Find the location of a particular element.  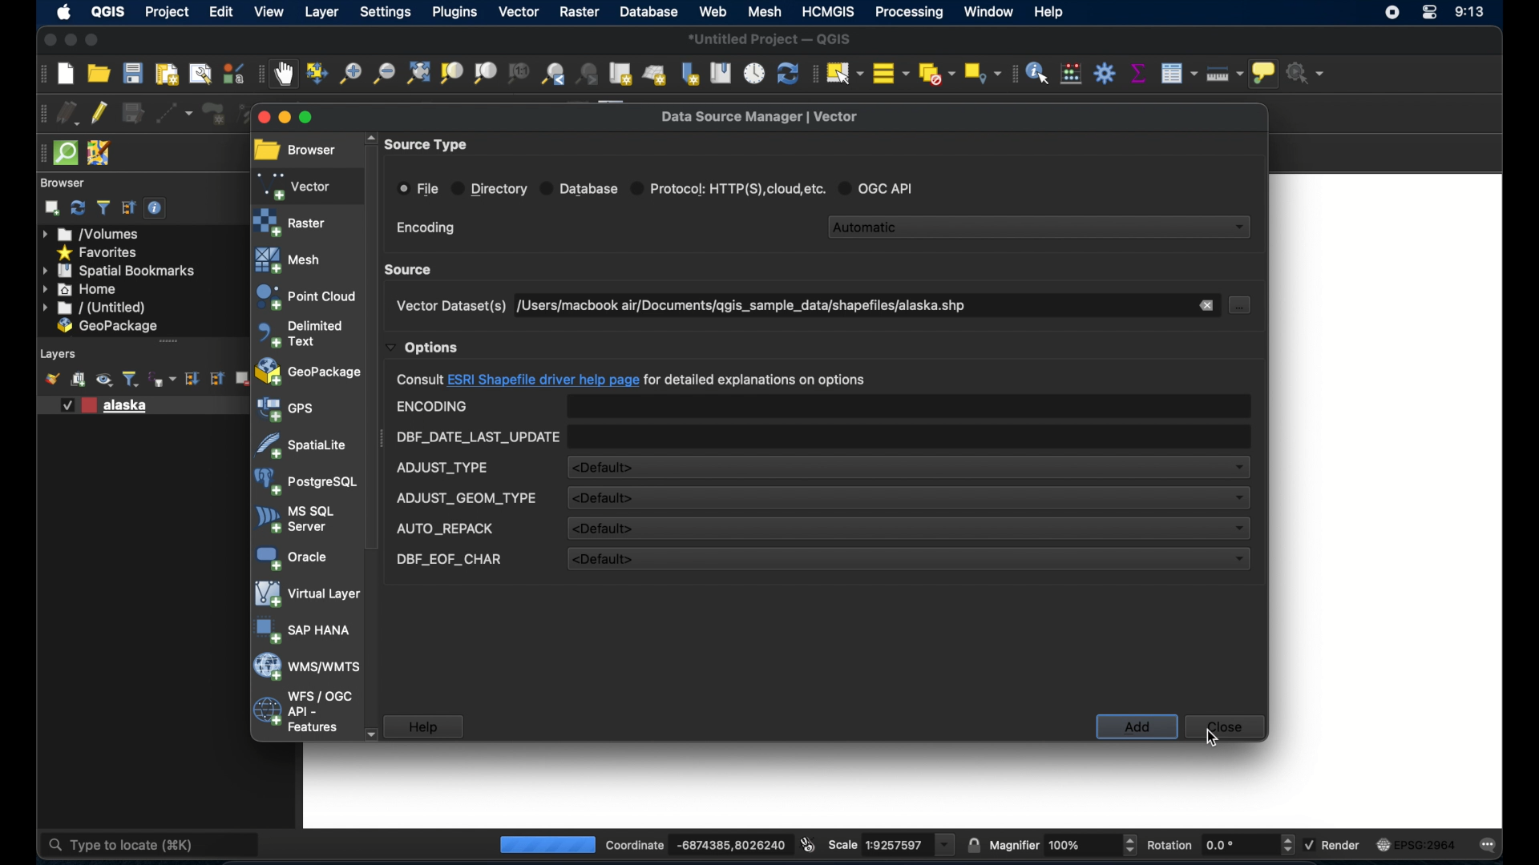

auto_repack is located at coordinates (444, 529).